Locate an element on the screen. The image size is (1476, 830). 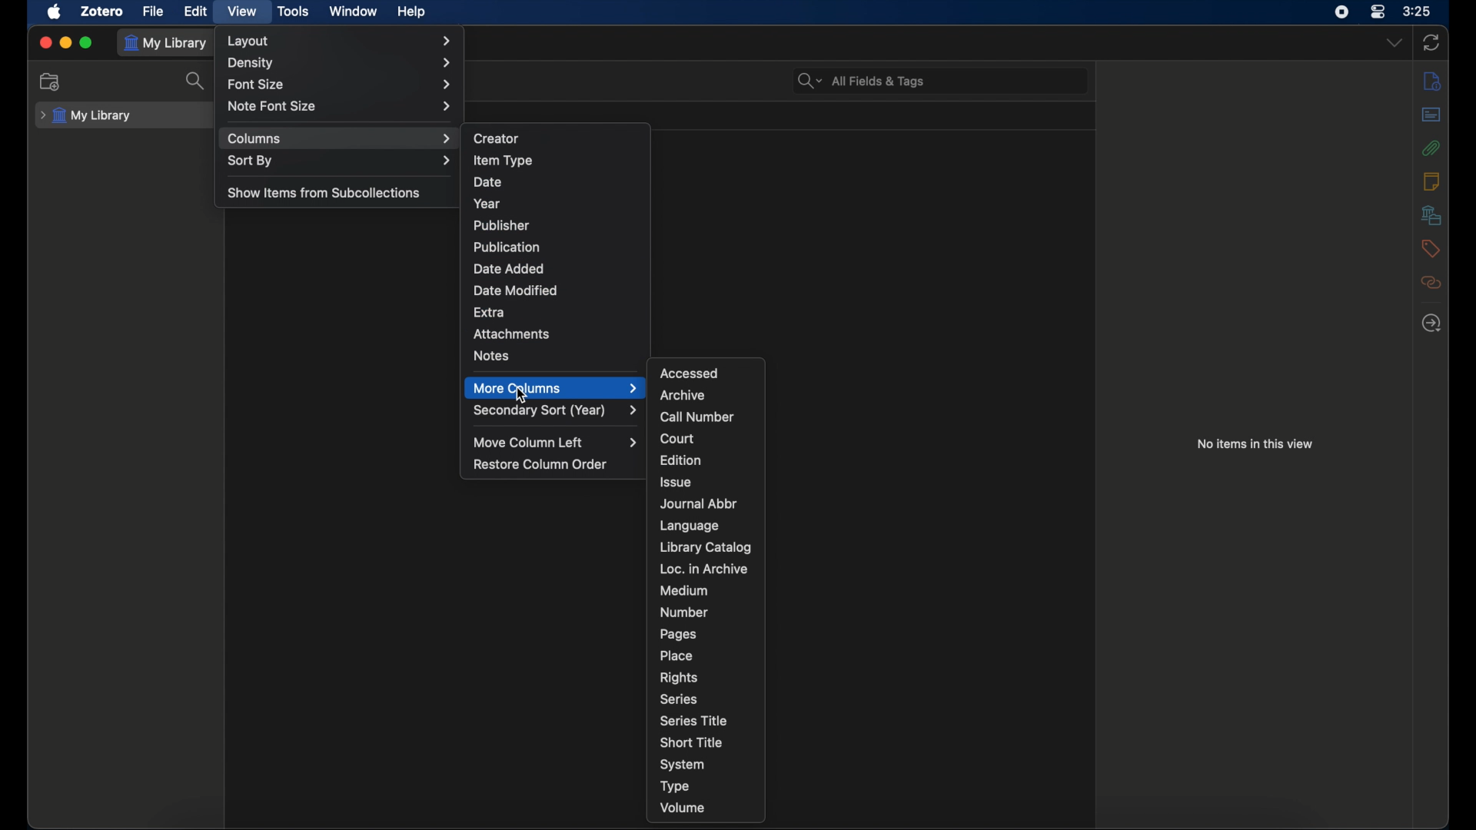
library catalog is located at coordinates (706, 547).